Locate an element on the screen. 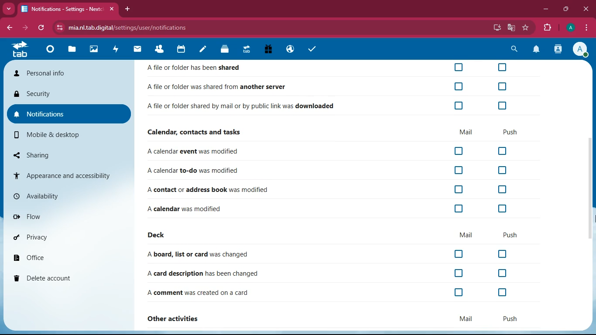  office is located at coordinates (68, 258).